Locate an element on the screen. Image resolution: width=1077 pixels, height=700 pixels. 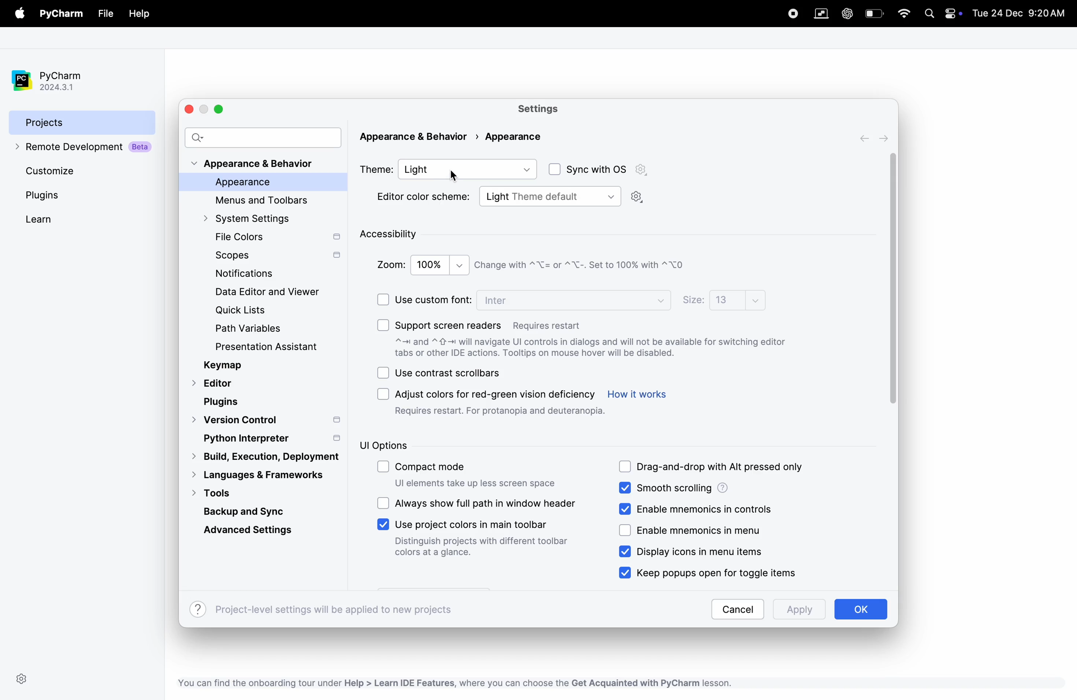
data editor and viewer is located at coordinates (272, 292).